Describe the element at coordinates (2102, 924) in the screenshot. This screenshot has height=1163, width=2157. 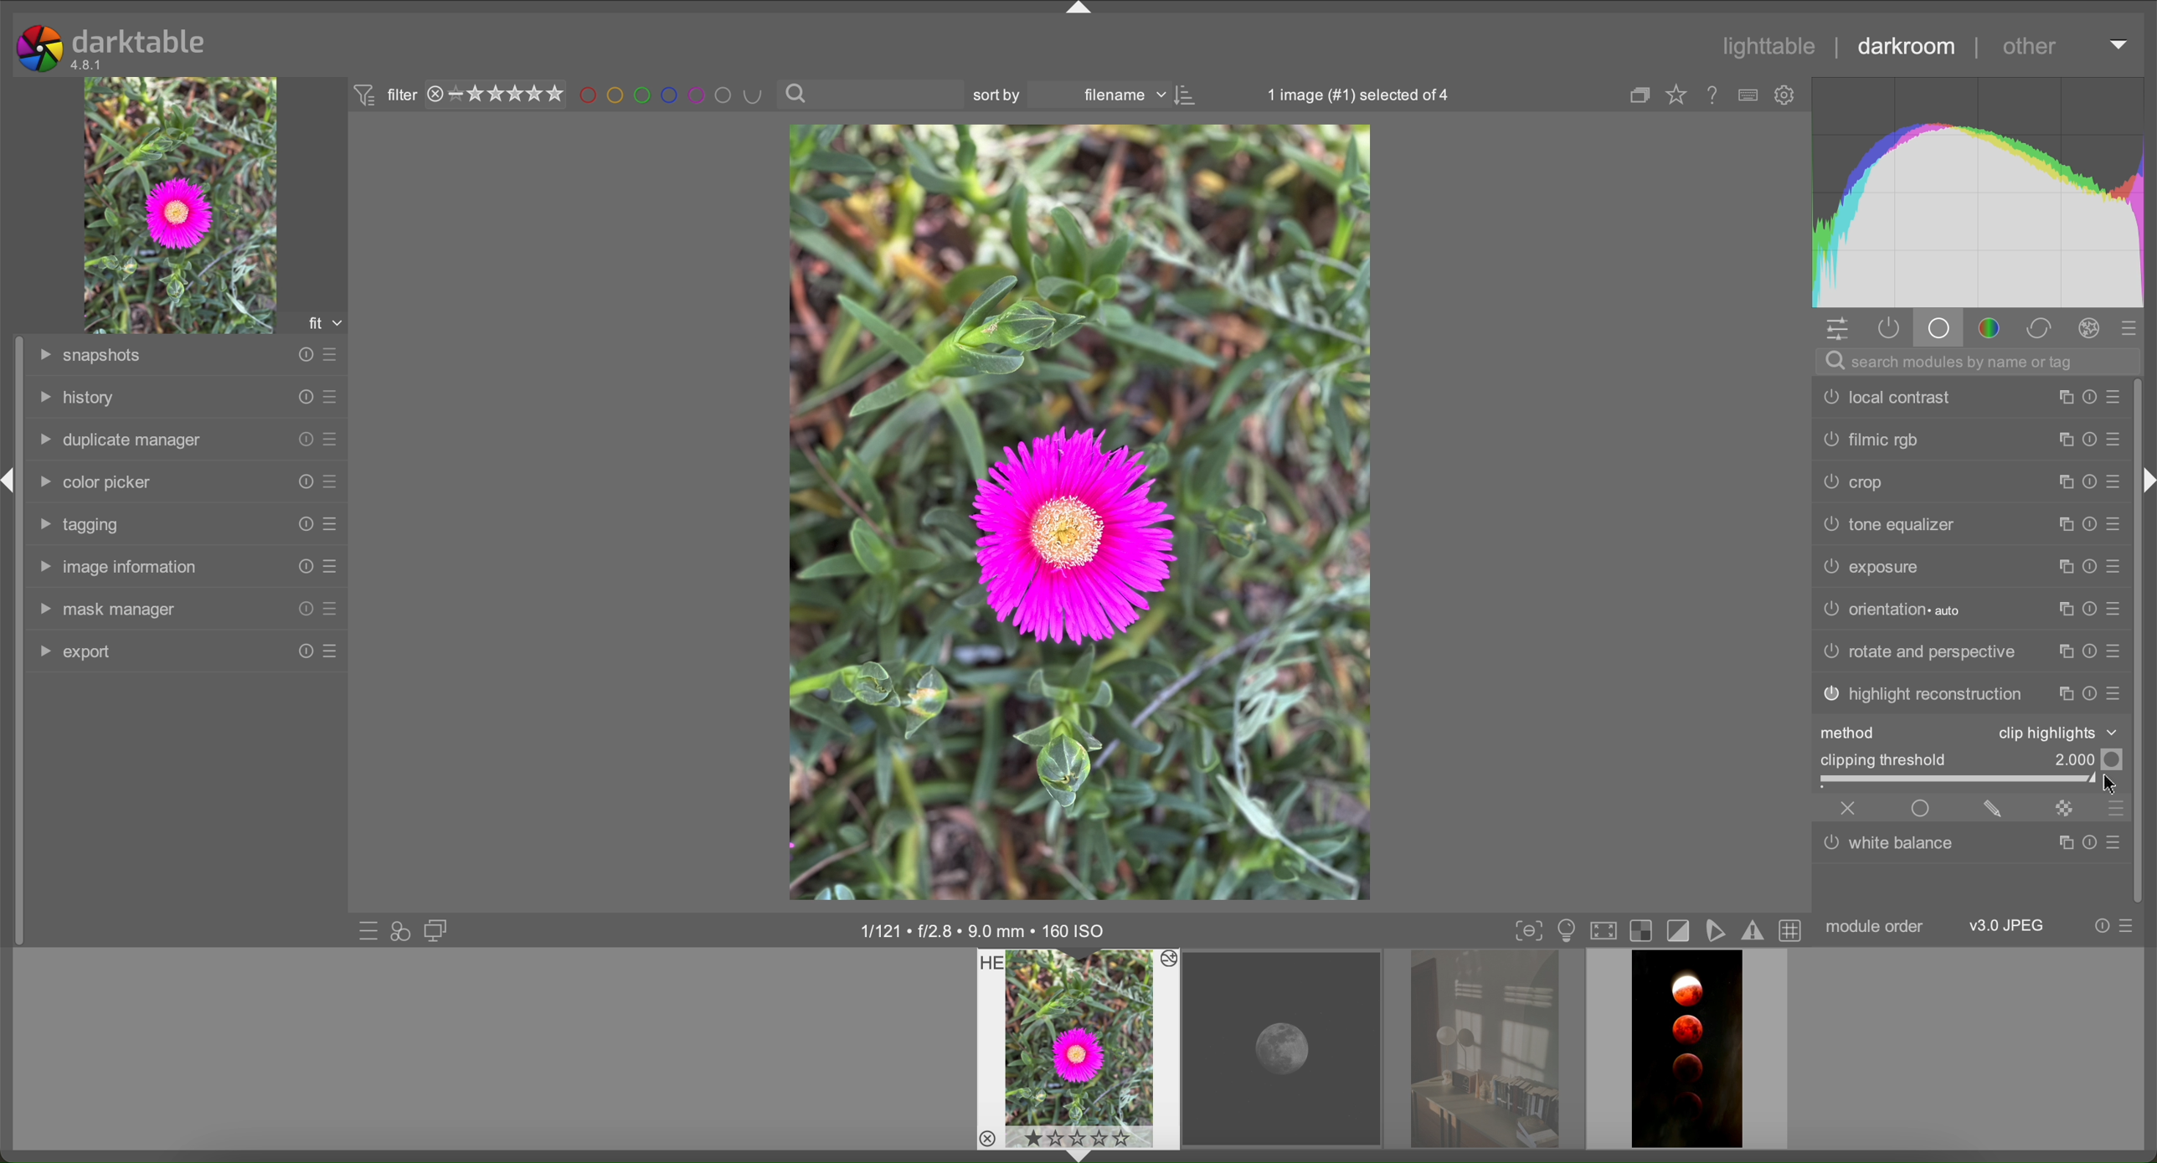
I see `reset presets` at that location.